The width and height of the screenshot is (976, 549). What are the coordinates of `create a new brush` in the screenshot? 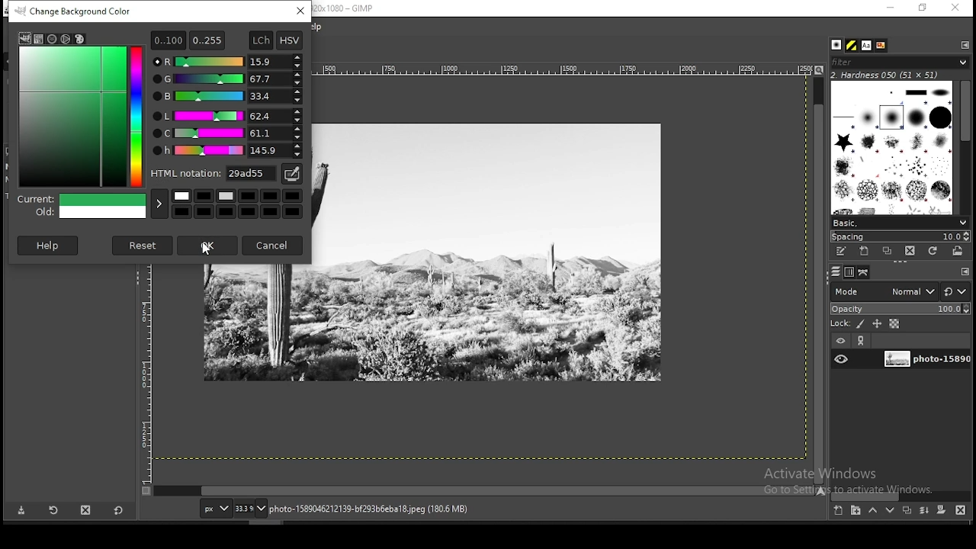 It's located at (866, 252).